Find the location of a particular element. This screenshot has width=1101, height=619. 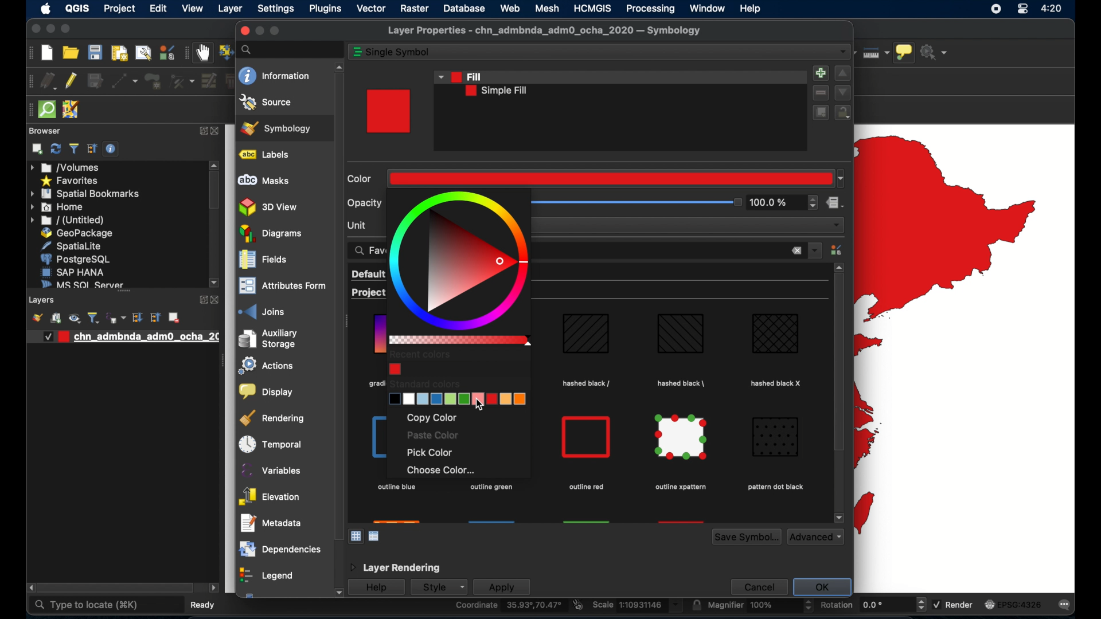

enable/disbale properties widget is located at coordinates (113, 149).